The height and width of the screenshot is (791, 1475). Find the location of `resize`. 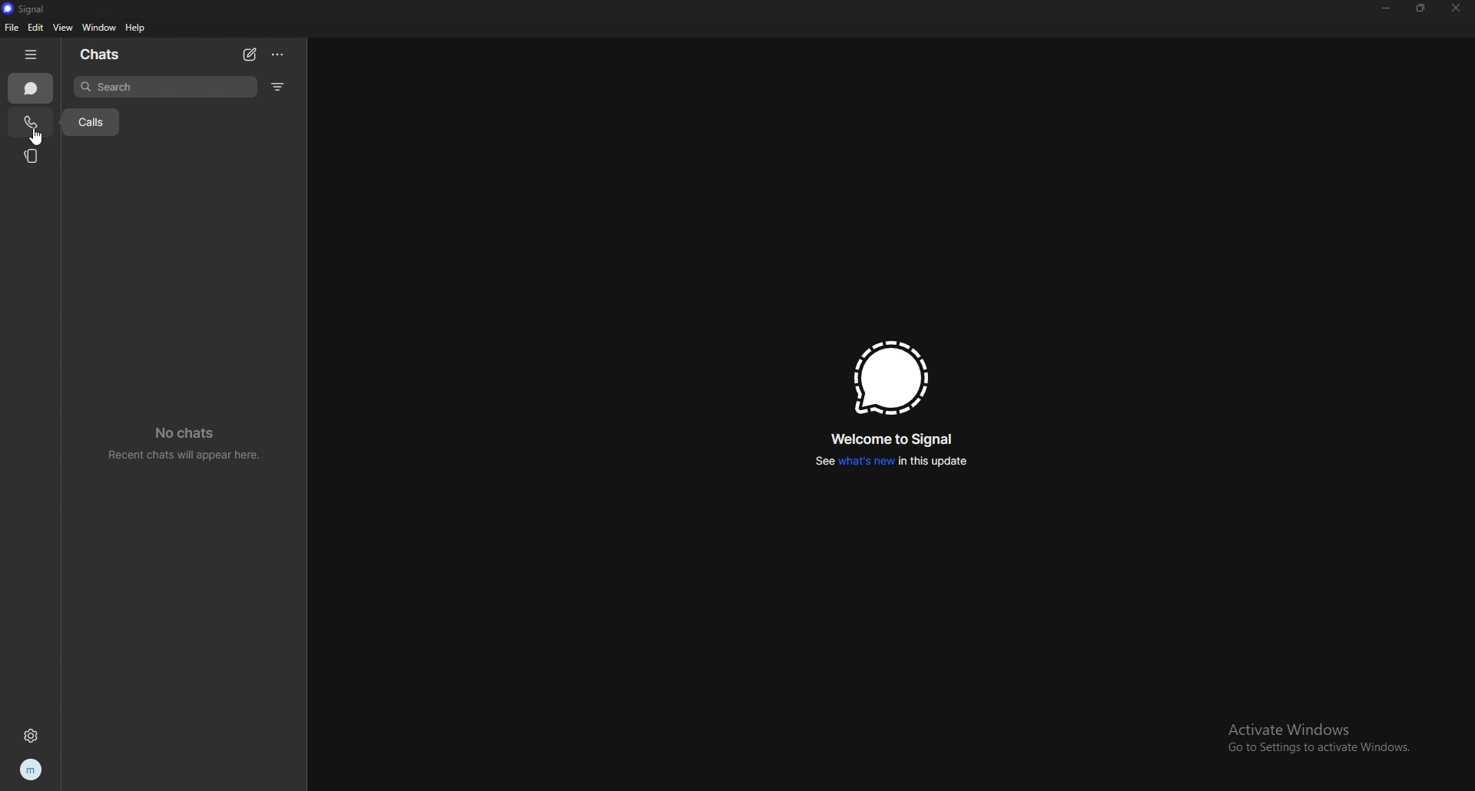

resize is located at coordinates (1422, 7).